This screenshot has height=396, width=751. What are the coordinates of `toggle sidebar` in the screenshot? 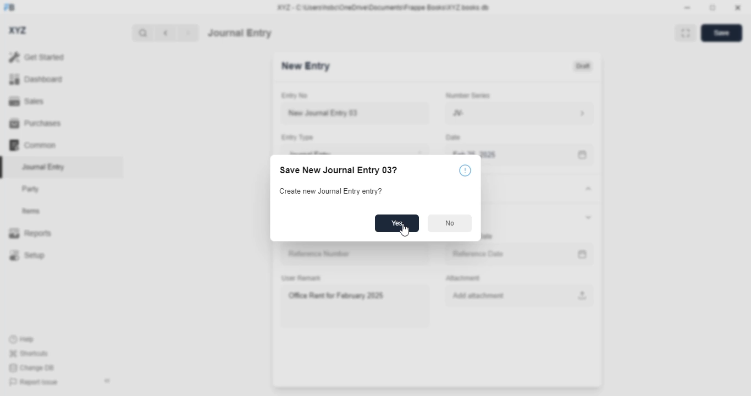 It's located at (108, 381).